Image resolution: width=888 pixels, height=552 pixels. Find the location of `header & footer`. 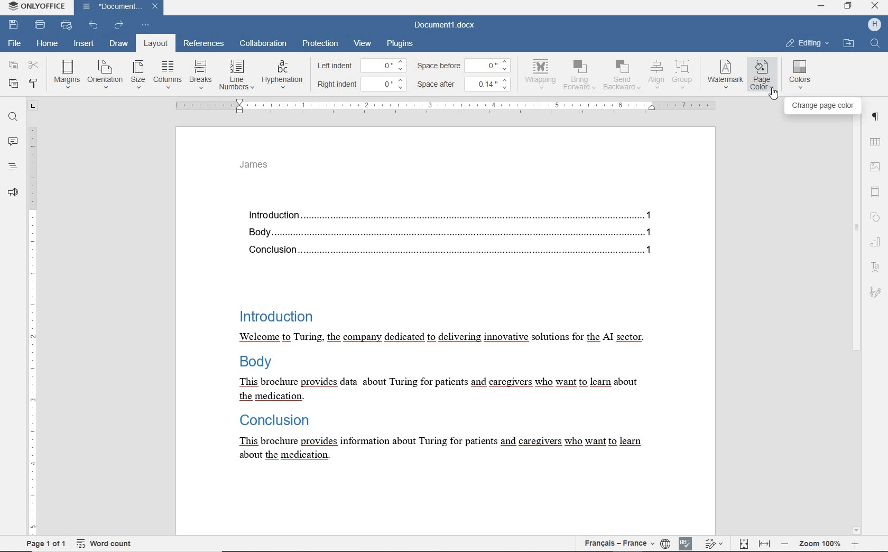

header & footer is located at coordinates (876, 192).